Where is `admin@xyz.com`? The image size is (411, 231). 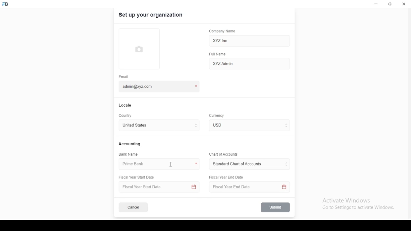
admin@xyz.com is located at coordinates (159, 86).